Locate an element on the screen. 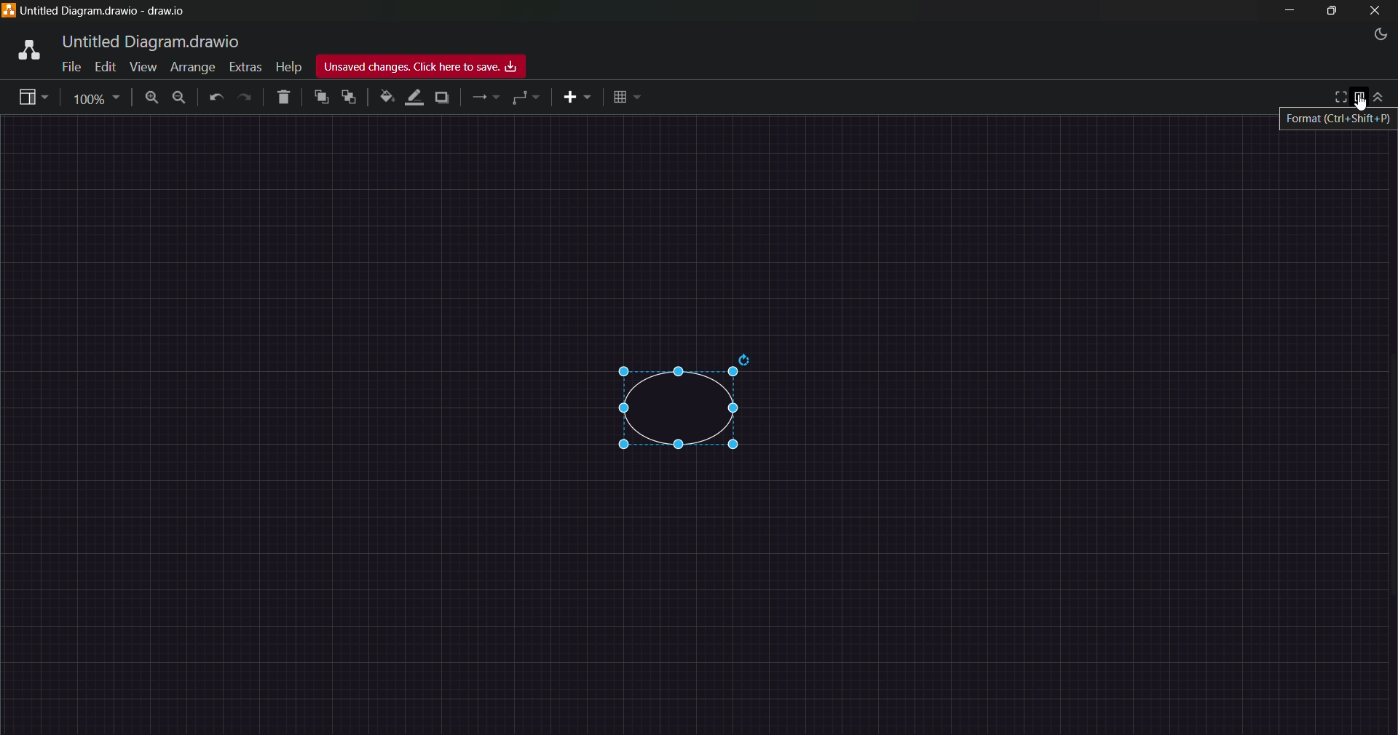 This screenshot has width=1398, height=735. theme is located at coordinates (1383, 35).